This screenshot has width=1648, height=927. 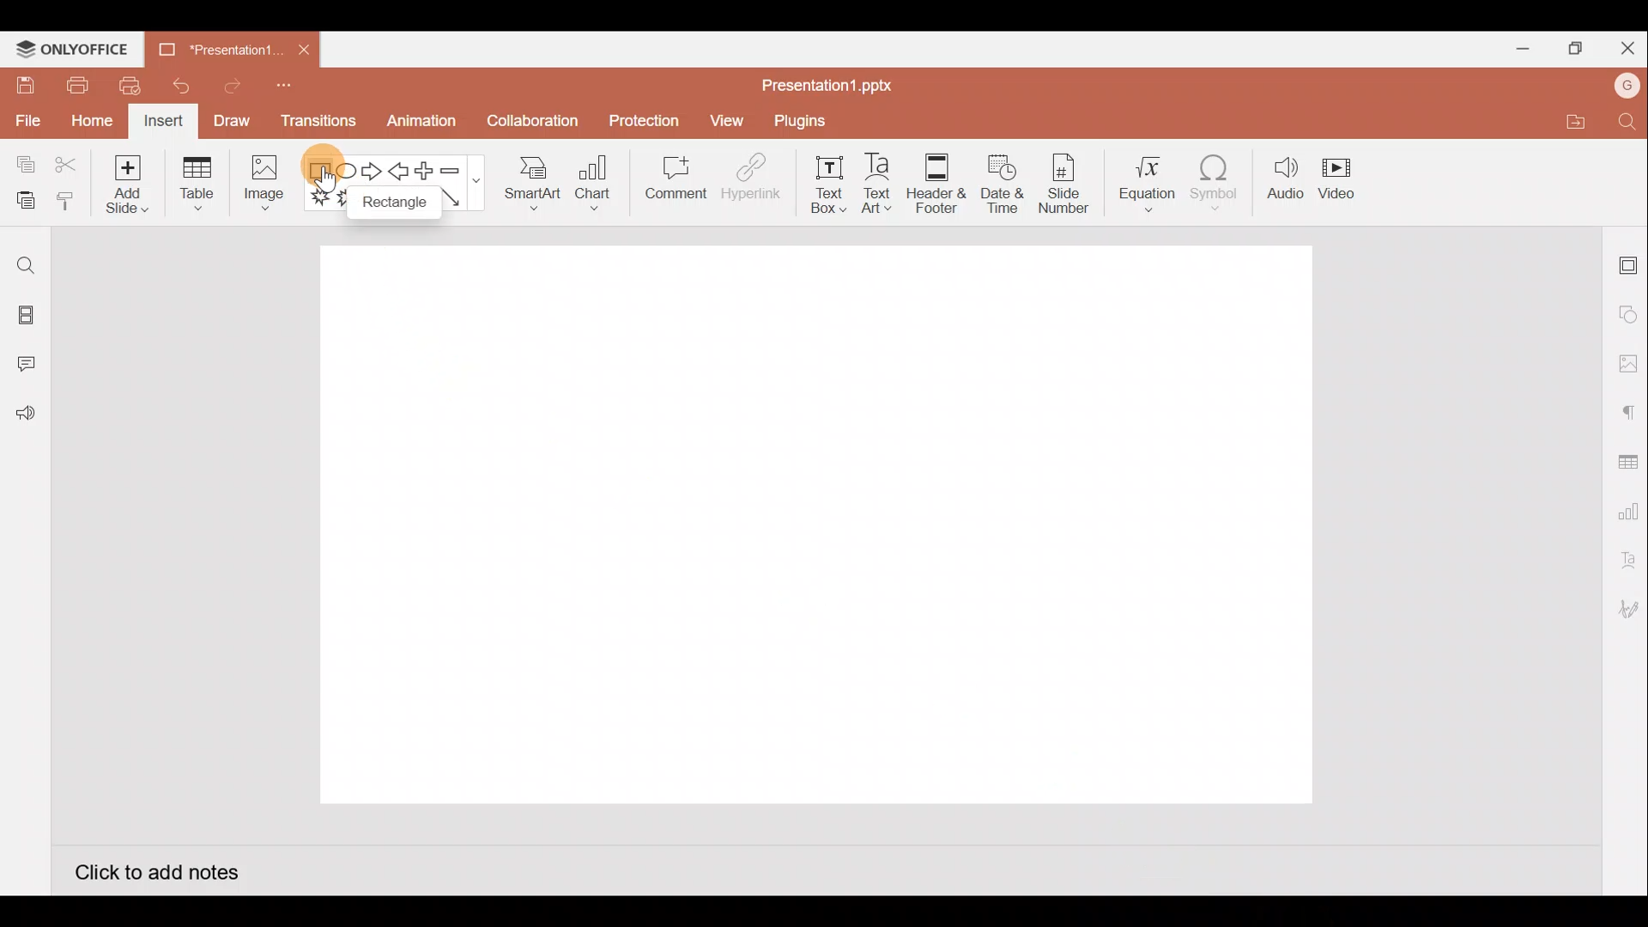 What do you see at coordinates (1624, 45) in the screenshot?
I see `Close` at bounding box center [1624, 45].